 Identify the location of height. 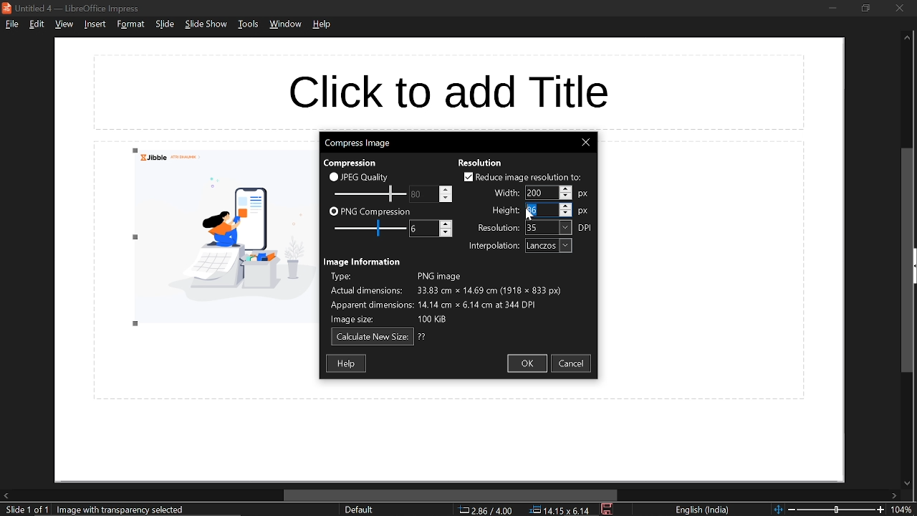
(501, 209).